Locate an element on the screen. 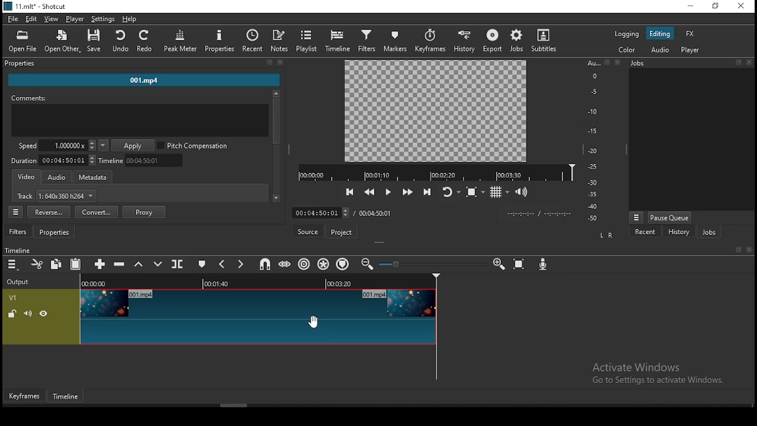 The width and height of the screenshot is (757, 426). audio scale is located at coordinates (601, 141).